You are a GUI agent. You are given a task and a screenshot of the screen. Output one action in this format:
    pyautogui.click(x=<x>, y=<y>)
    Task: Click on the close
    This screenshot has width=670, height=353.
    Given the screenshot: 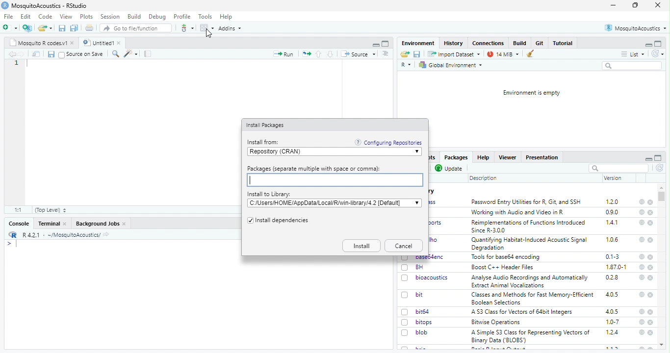 What is the action you would take?
    pyautogui.click(x=650, y=223)
    